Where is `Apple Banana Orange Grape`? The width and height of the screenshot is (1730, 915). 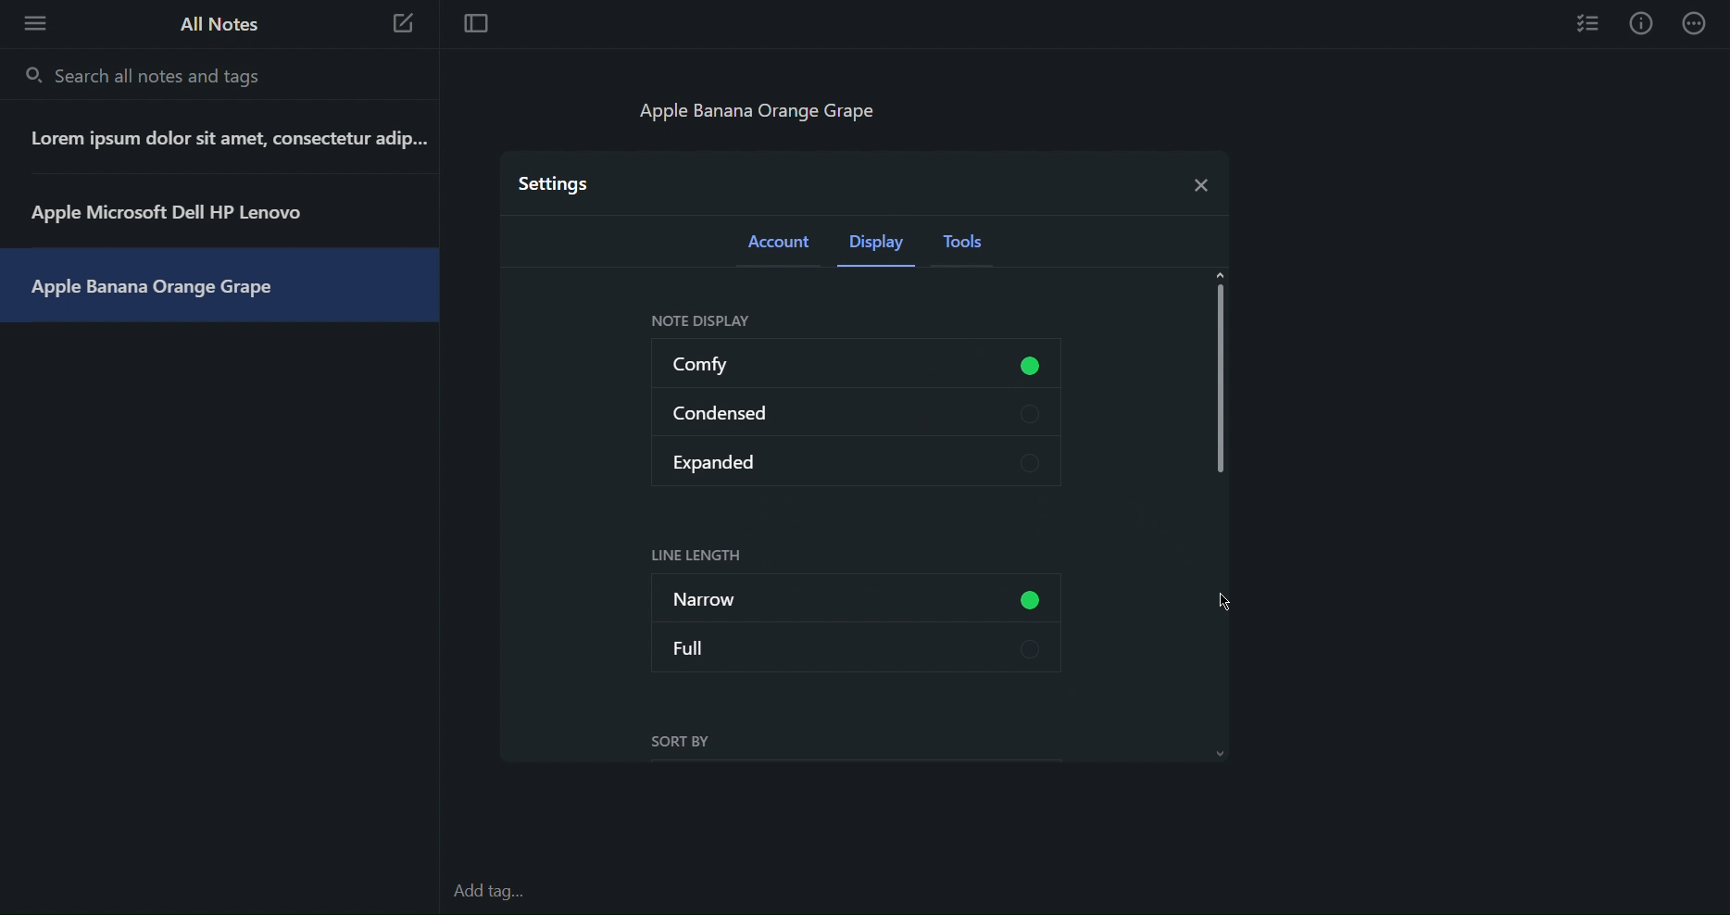
Apple Banana Orange Grape is located at coordinates (162, 284).